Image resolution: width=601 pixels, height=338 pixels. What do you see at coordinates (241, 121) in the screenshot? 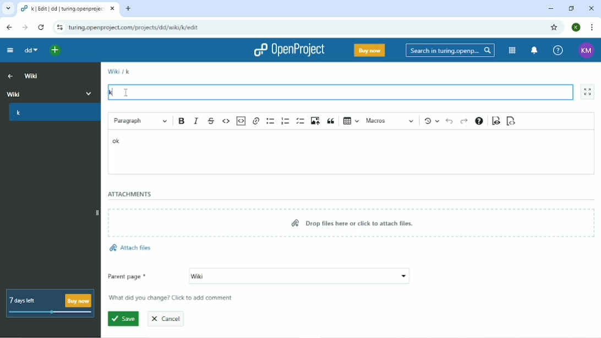
I see `Insert code snippet` at bounding box center [241, 121].